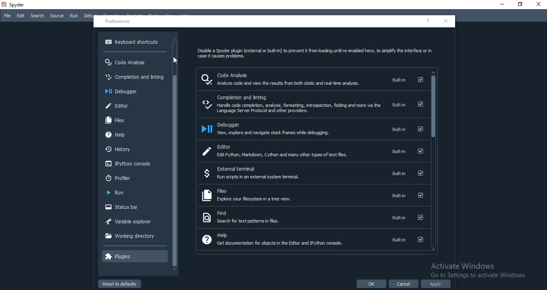 The height and width of the screenshot is (290, 547). I want to click on status bar, so click(134, 207).